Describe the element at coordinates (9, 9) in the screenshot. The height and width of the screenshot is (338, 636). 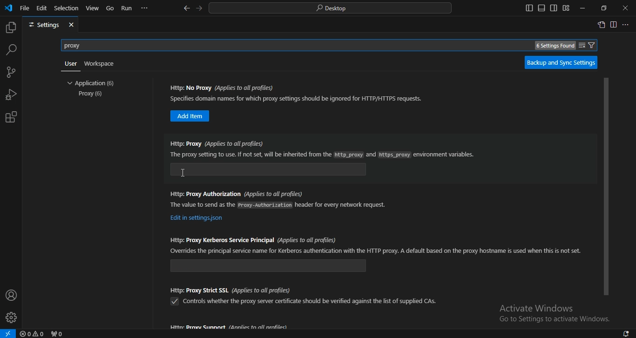
I see `icon` at that location.